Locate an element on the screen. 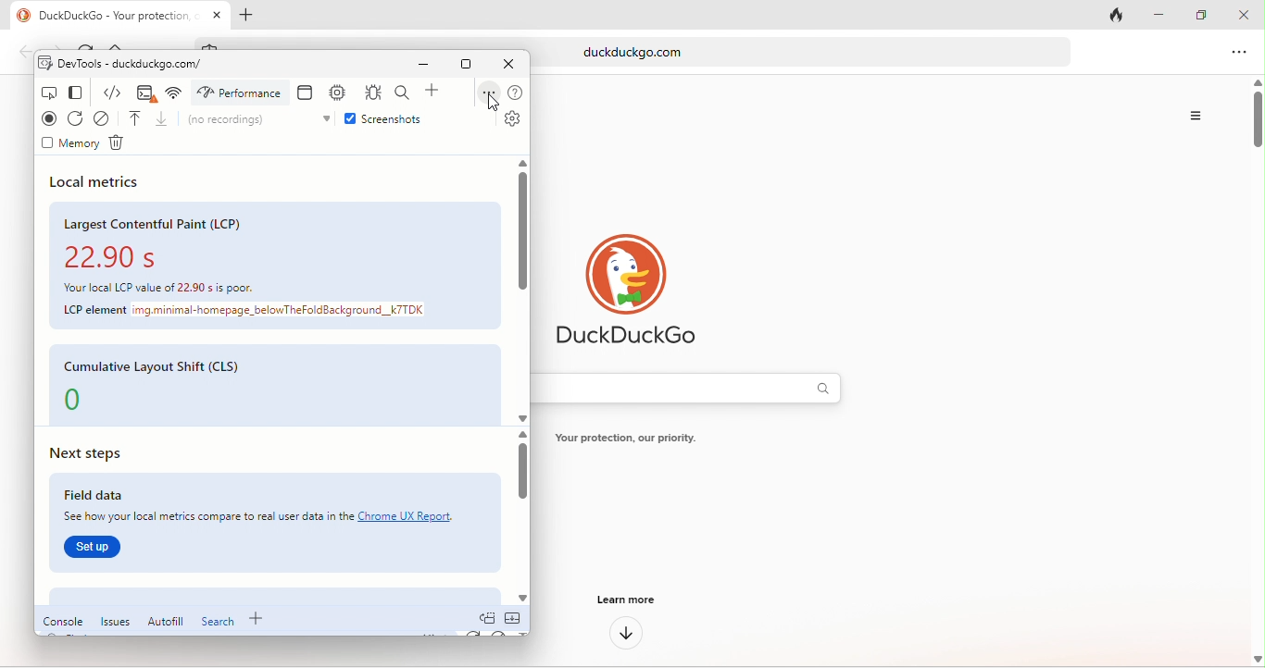 The height and width of the screenshot is (668, 1265). cursor movement is located at coordinates (488, 103).